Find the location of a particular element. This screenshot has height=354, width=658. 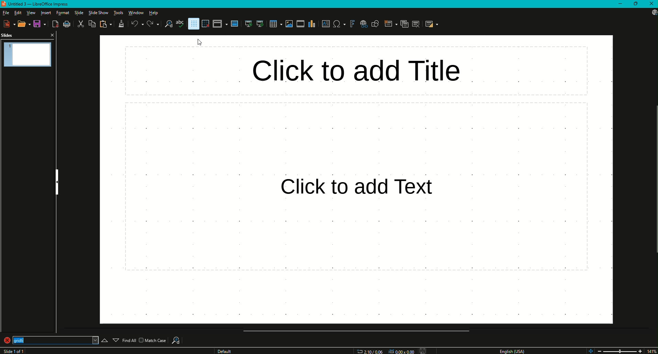

Paste is located at coordinates (105, 24).